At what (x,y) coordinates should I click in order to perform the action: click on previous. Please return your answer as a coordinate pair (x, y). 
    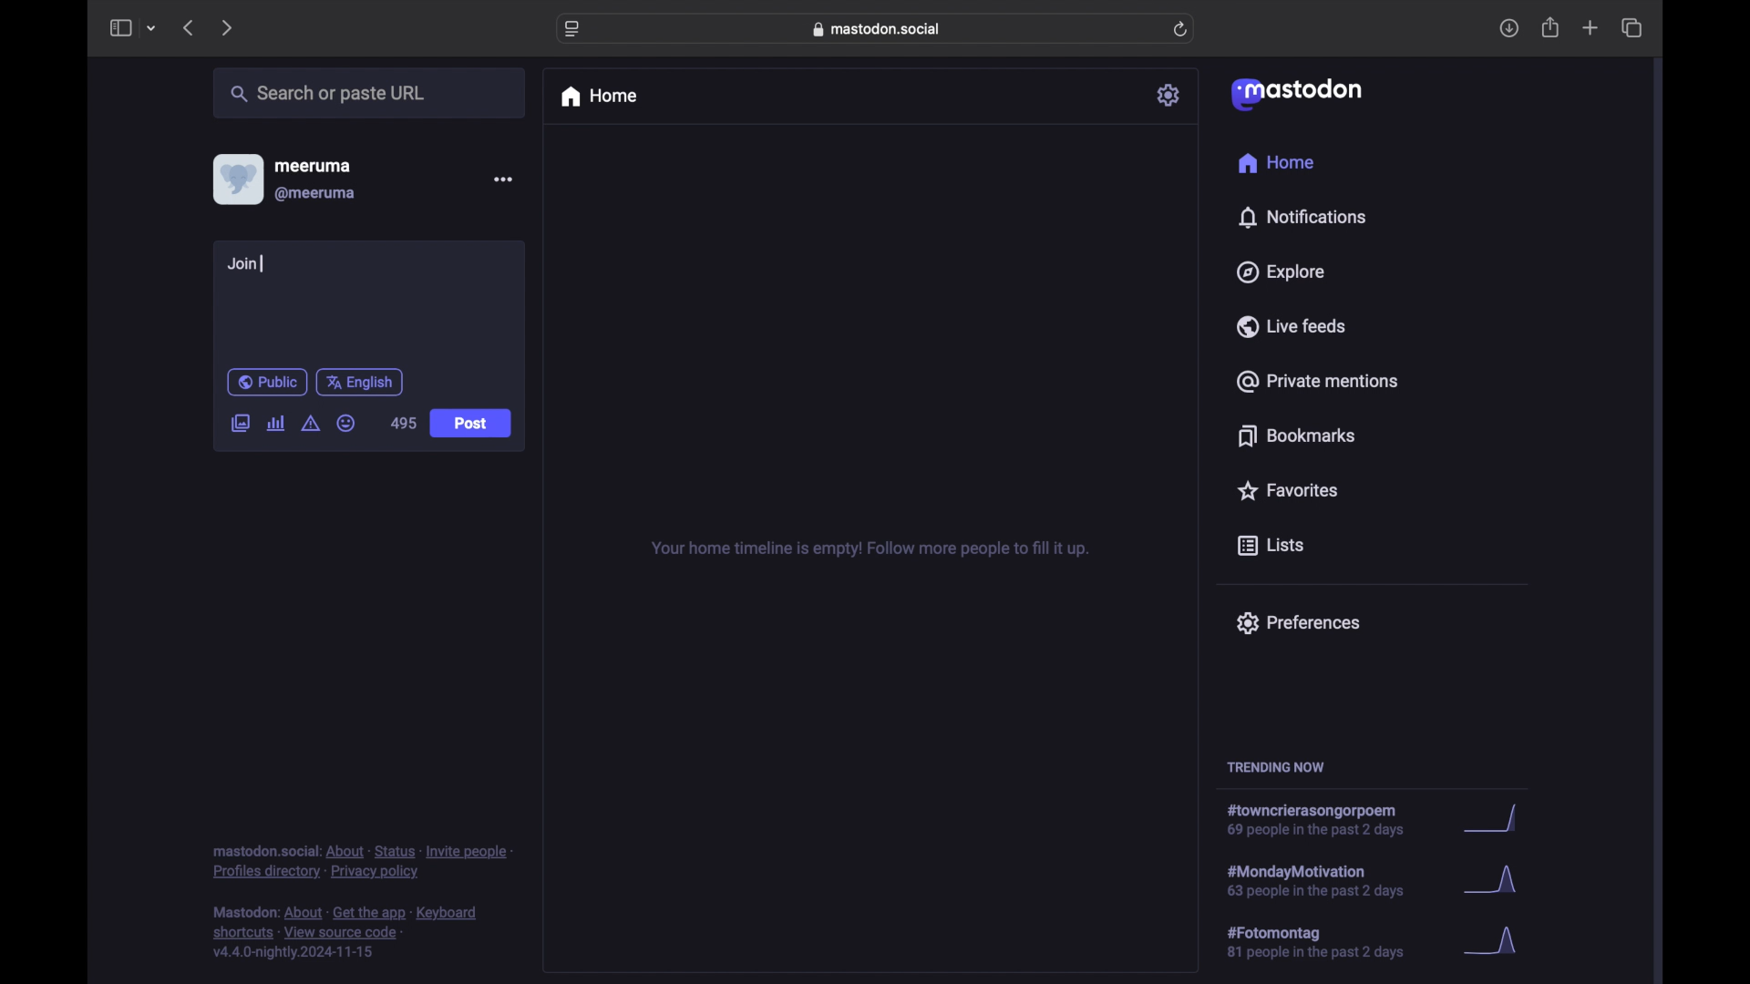
    Looking at the image, I should click on (188, 27).